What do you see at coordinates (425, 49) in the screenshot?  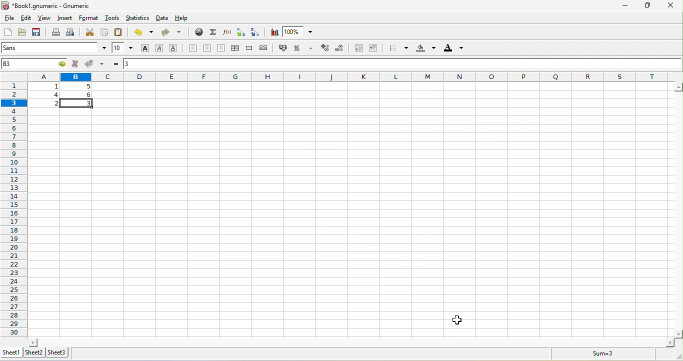 I see `background` at bounding box center [425, 49].